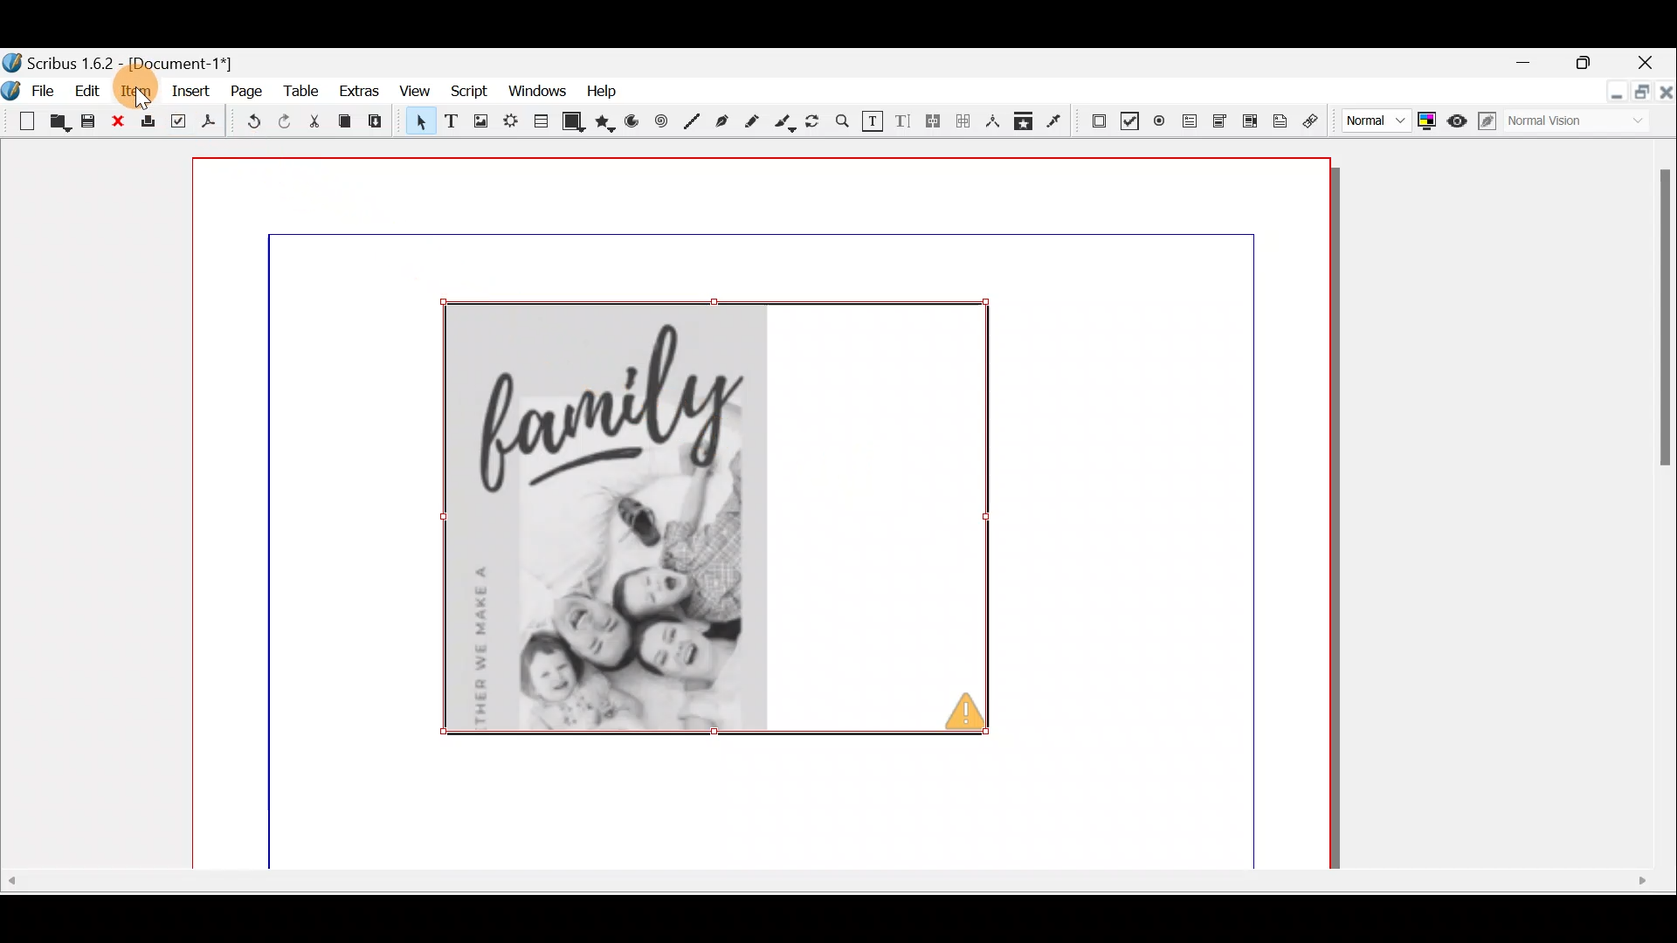  I want to click on Extras, so click(357, 92).